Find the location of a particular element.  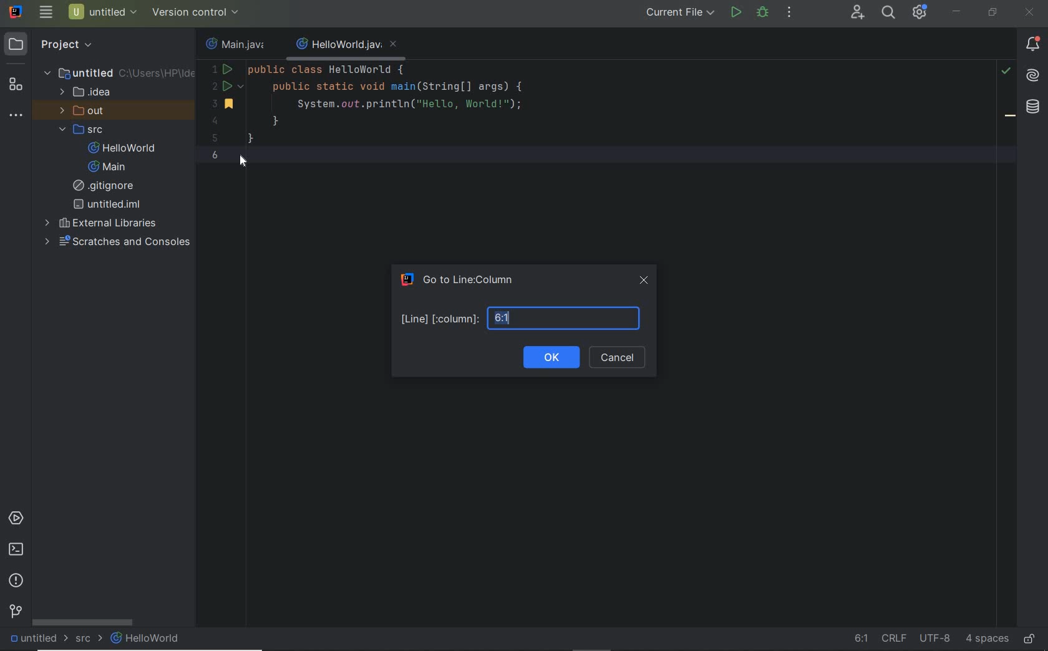

file name is located at coordinates (238, 43).